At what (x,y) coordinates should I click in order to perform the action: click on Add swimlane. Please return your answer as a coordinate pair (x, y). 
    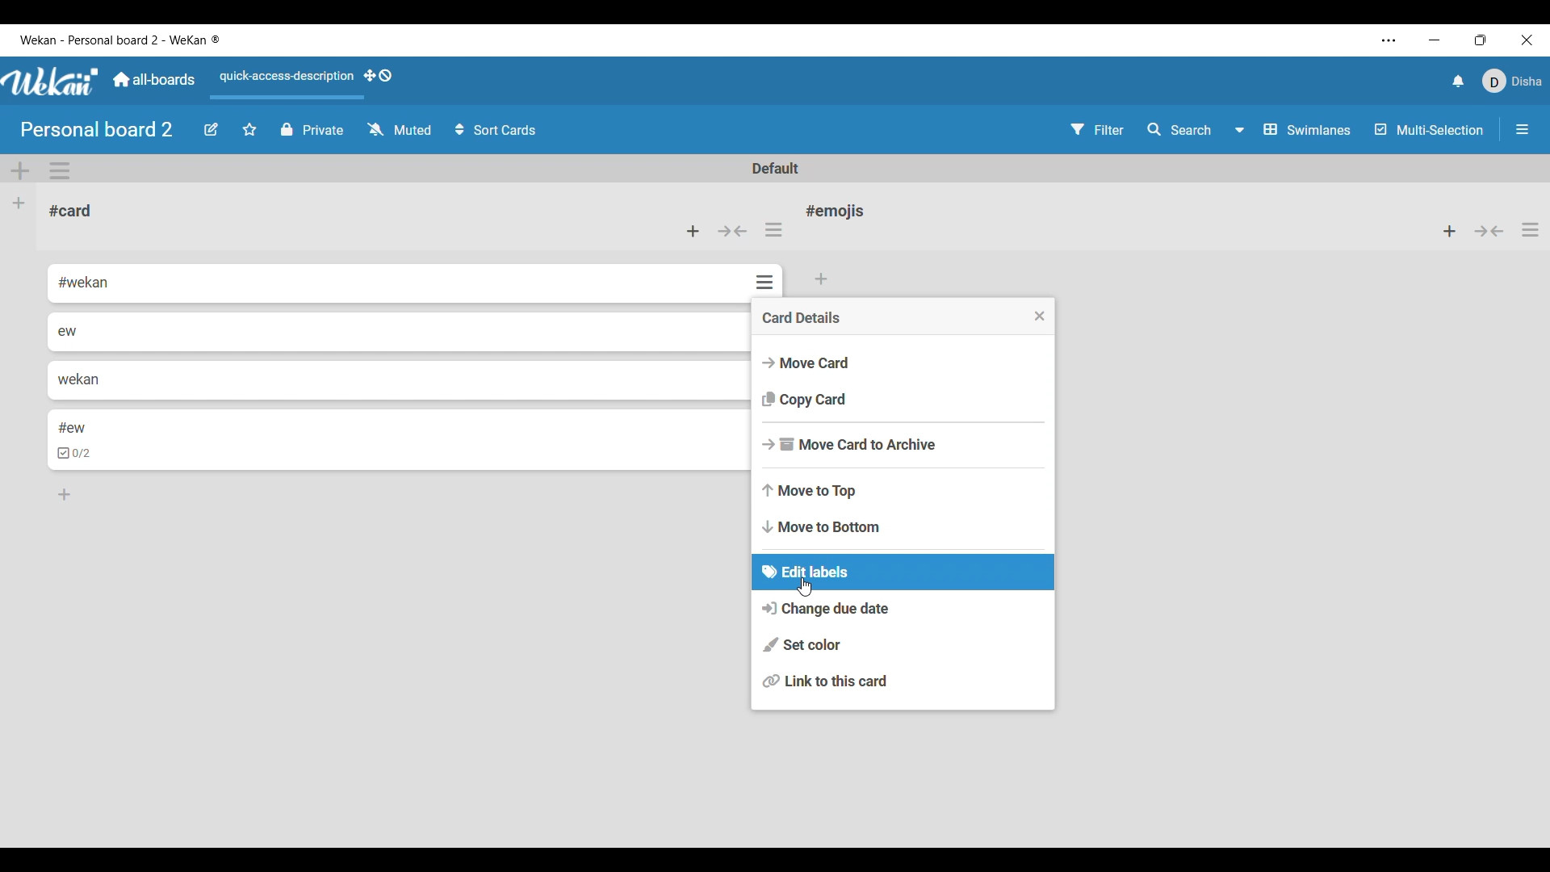
    Looking at the image, I should click on (20, 171).